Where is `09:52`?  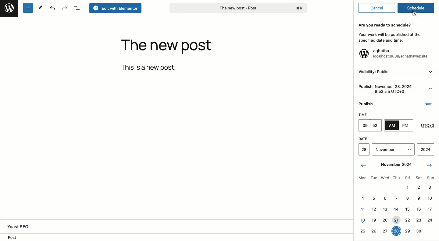 09:52 is located at coordinates (370, 126).